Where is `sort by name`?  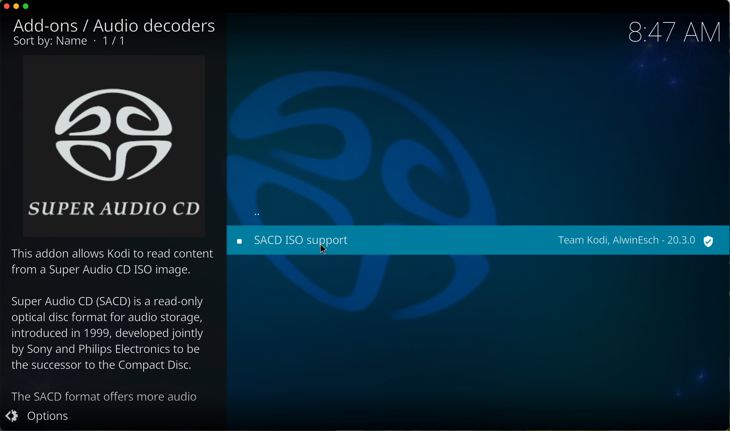 sort by name is located at coordinates (53, 42).